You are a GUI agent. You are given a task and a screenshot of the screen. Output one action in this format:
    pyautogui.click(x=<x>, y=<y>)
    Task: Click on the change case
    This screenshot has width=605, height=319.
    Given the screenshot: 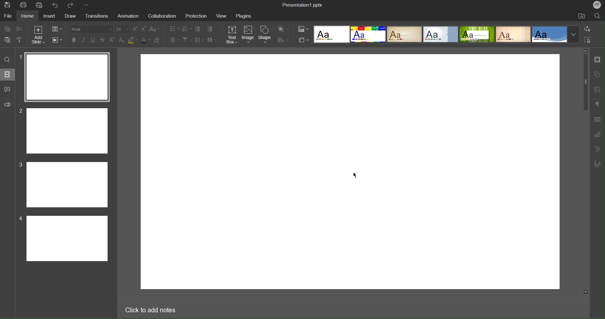 What is the action you would take?
    pyautogui.click(x=155, y=29)
    